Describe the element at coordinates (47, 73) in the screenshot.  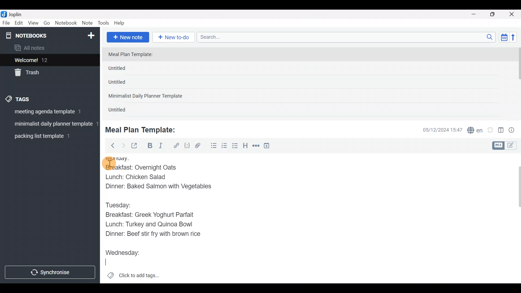
I see `Trash` at that location.